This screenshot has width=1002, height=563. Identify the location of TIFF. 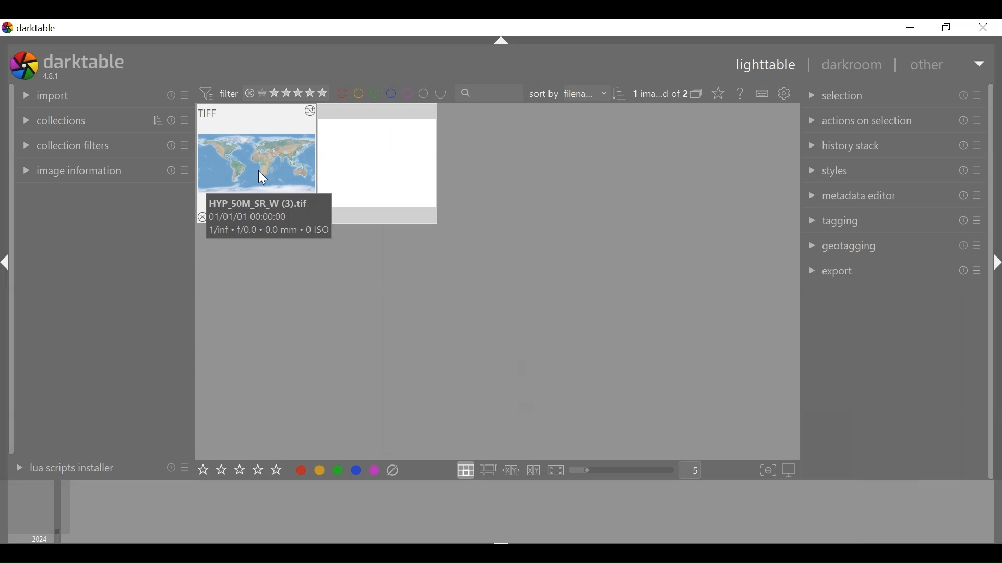
(209, 114).